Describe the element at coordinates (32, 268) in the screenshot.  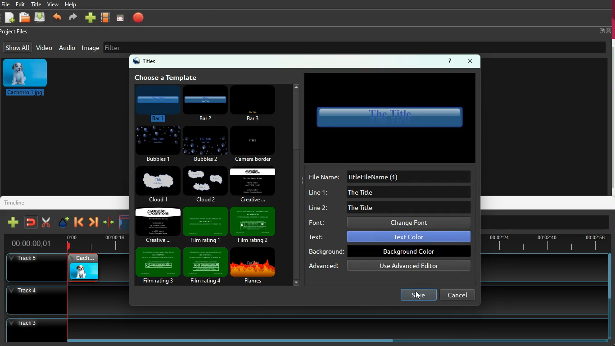
I see `` at that location.